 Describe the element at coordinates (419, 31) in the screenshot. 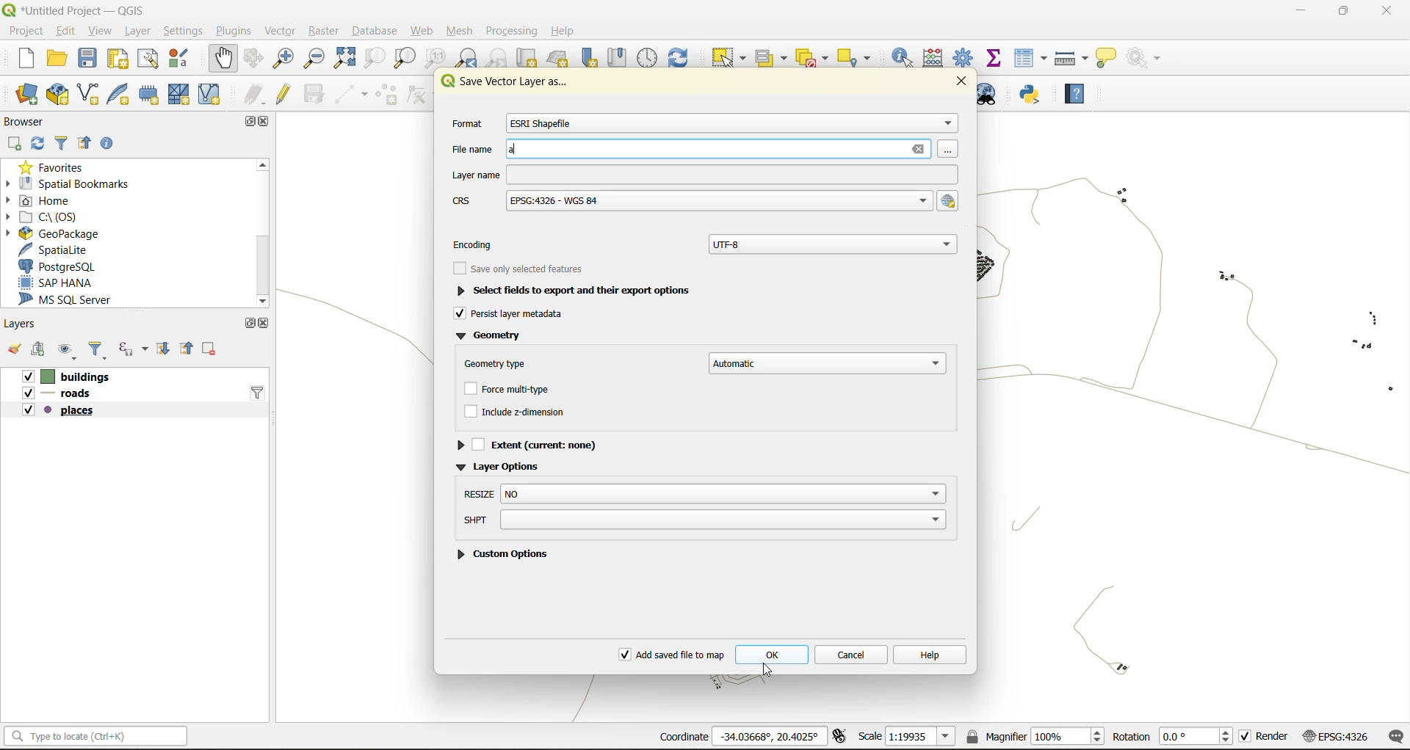

I see `web` at that location.